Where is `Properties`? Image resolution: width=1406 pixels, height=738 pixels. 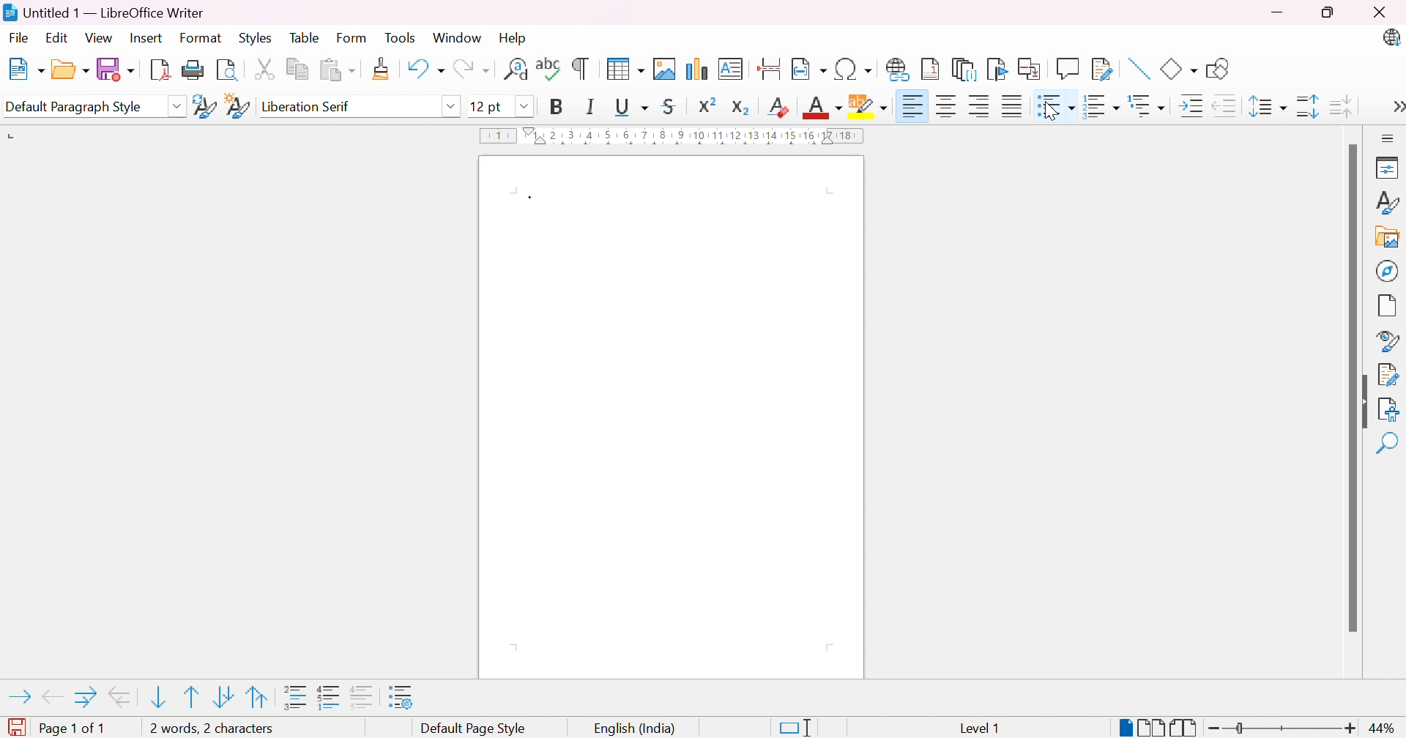 Properties is located at coordinates (1389, 168).